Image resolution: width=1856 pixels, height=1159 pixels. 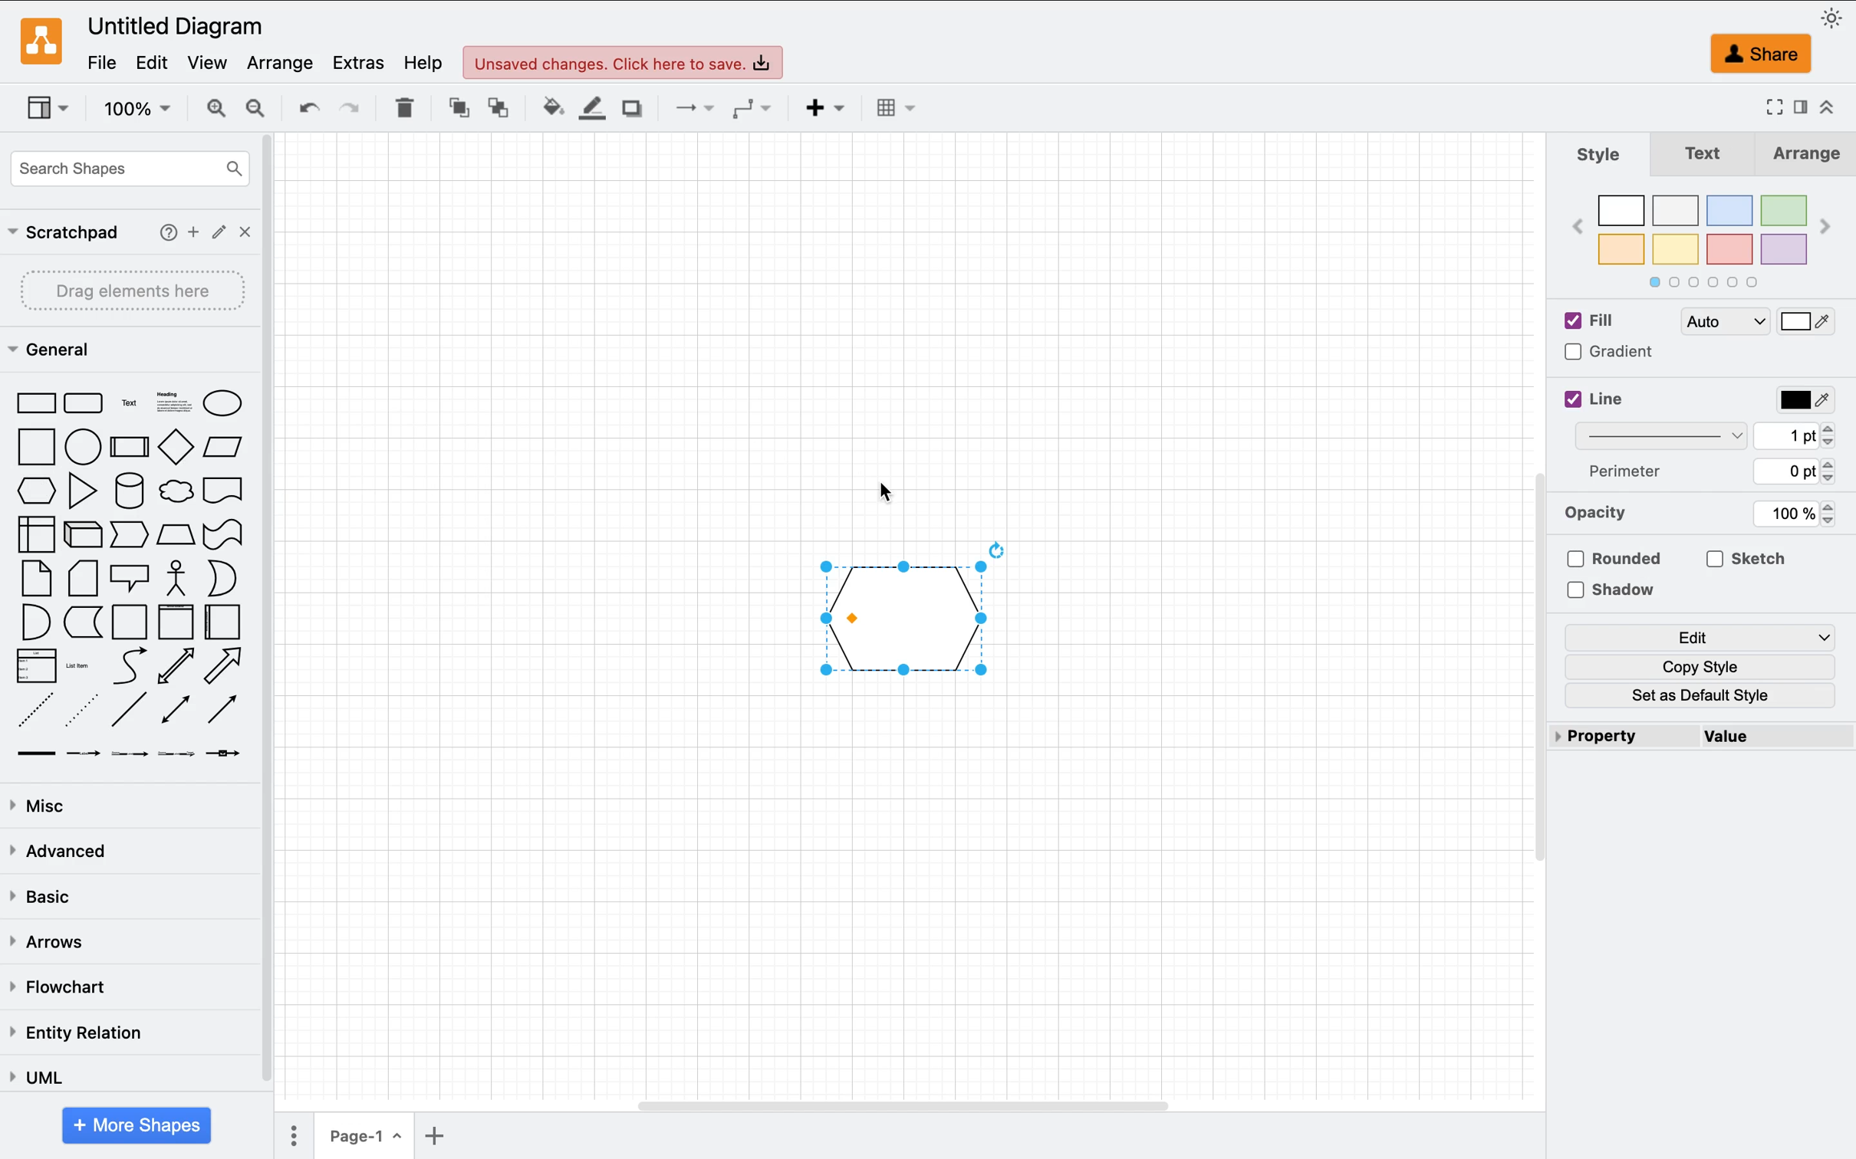 What do you see at coordinates (1621, 733) in the screenshot?
I see `Property` at bounding box center [1621, 733].